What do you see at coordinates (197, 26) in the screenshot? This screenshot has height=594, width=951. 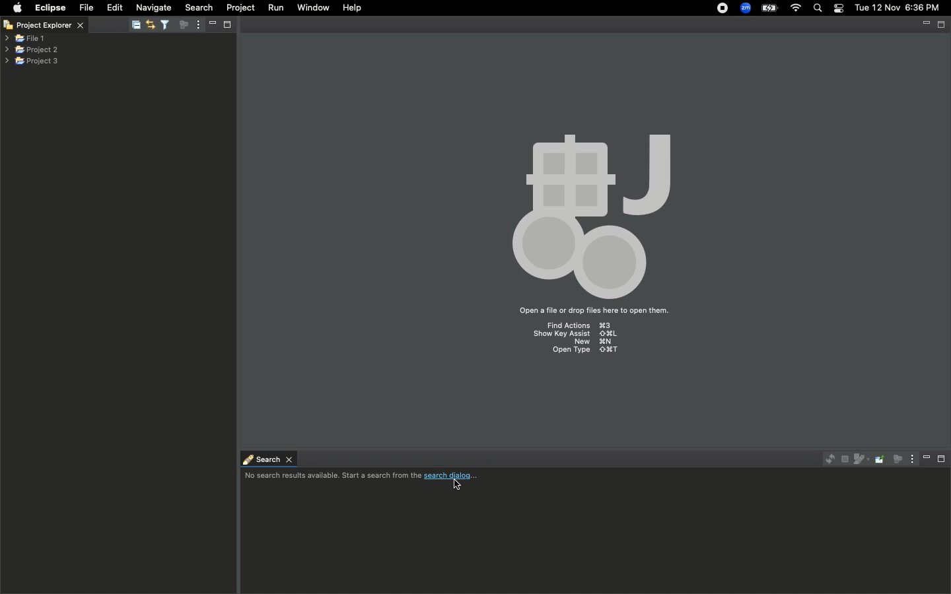 I see `View menu` at bounding box center [197, 26].